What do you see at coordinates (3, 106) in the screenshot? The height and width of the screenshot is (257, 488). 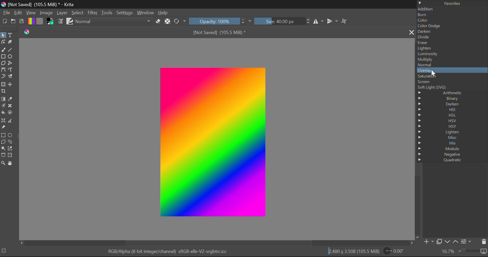 I see `Colorize Mask Tool` at bounding box center [3, 106].